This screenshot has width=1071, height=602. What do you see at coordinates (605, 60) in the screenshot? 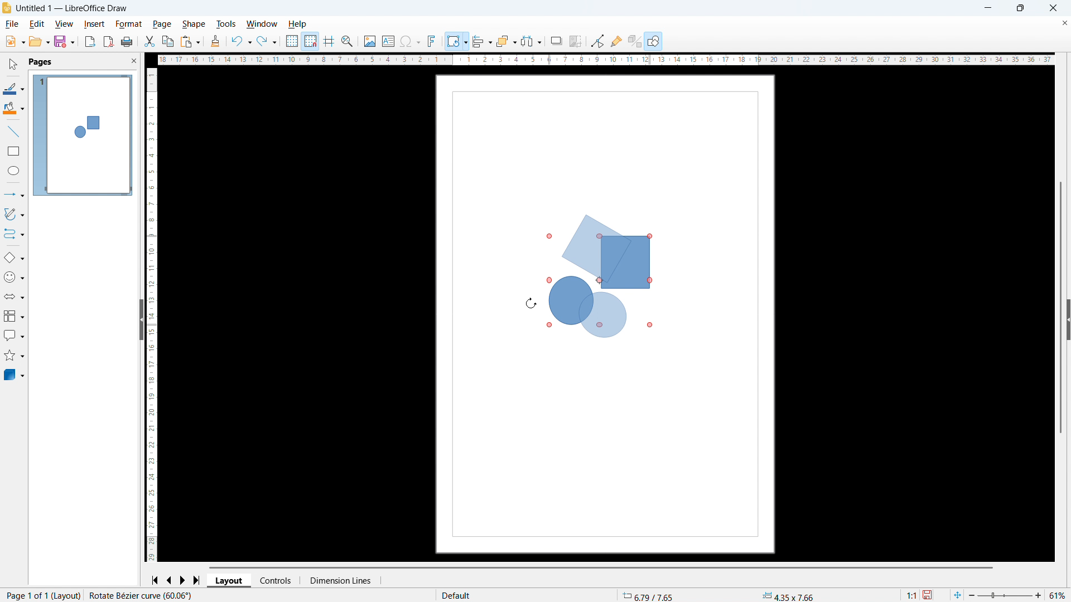
I see `Horizontal ruler ` at bounding box center [605, 60].